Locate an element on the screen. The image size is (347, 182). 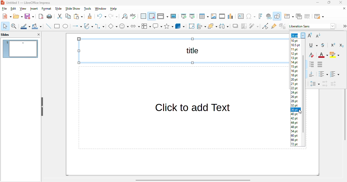
paste is located at coordinates (78, 16).